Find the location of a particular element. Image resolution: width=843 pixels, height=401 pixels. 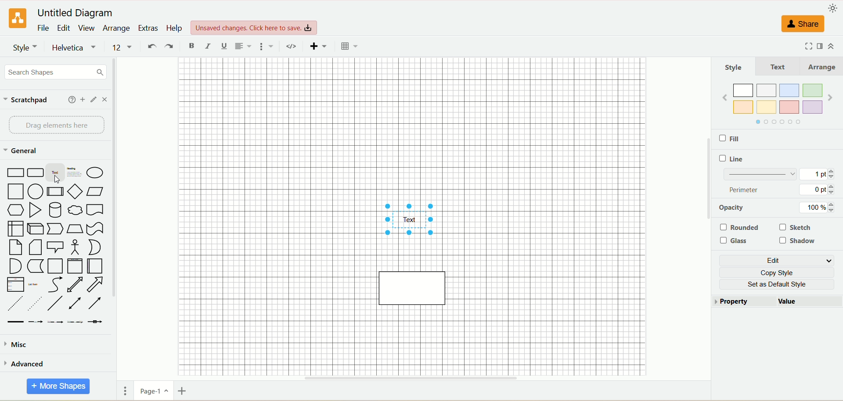

circle is located at coordinates (36, 191).